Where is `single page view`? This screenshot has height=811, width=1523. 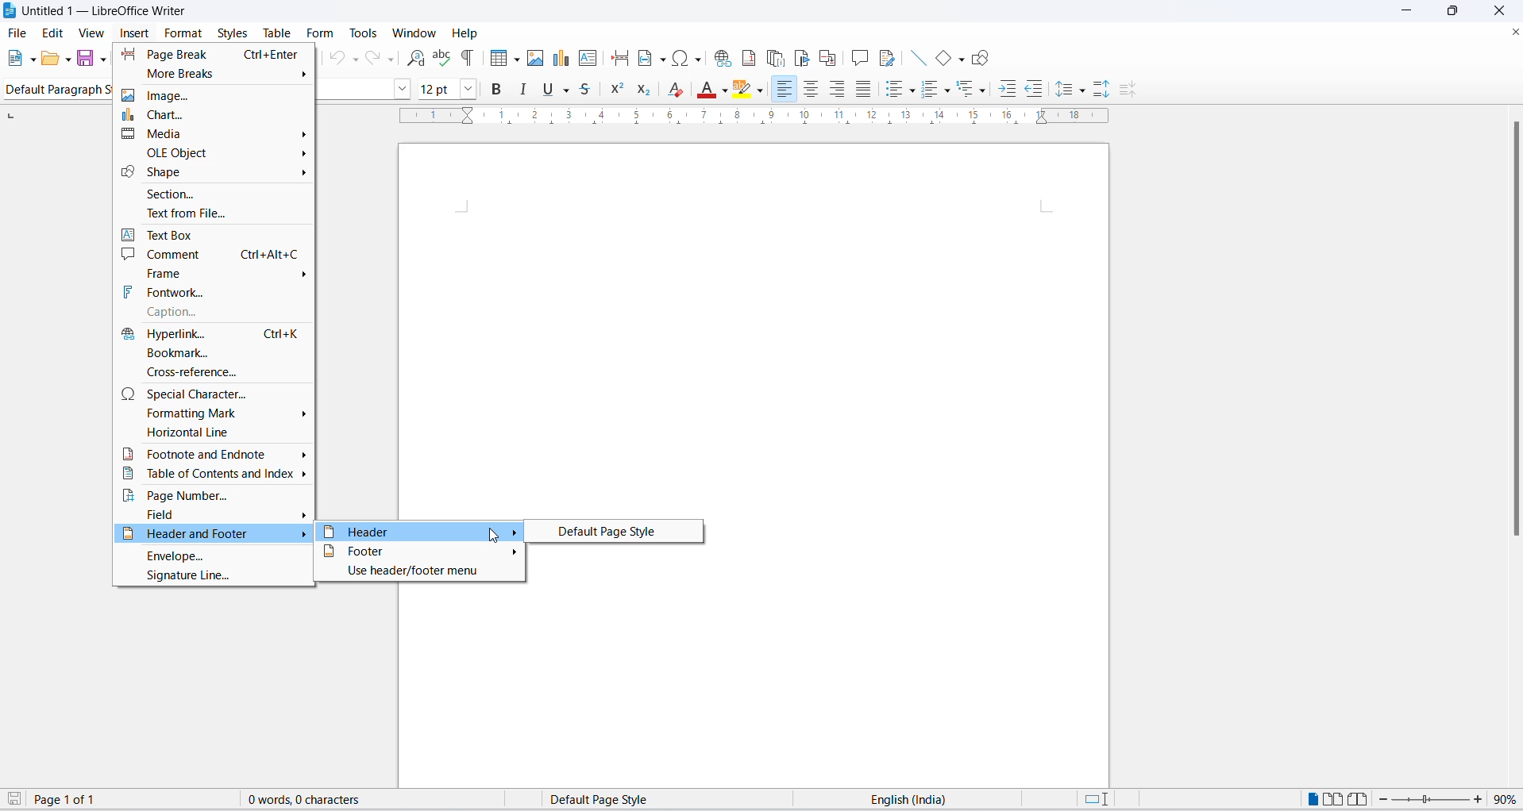 single page view is located at coordinates (1310, 799).